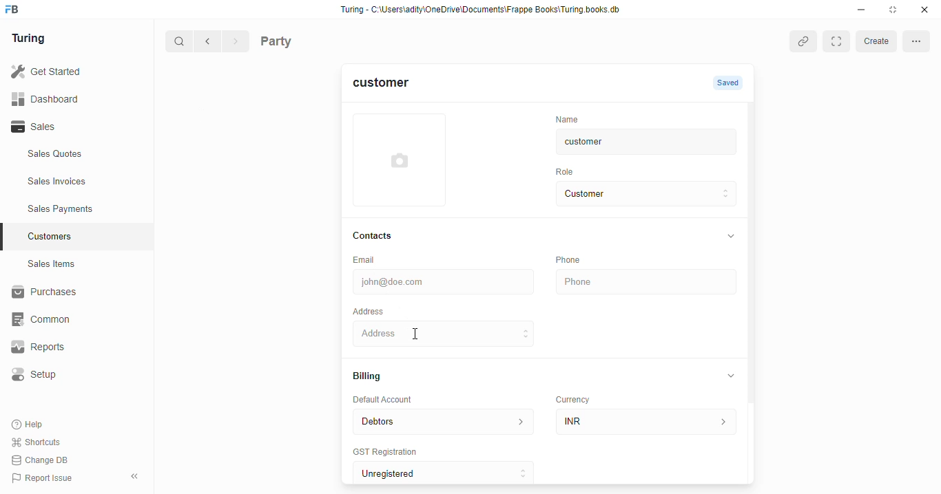 This screenshot has height=494, width=941. Describe the element at coordinates (63, 347) in the screenshot. I see `Reports` at that location.